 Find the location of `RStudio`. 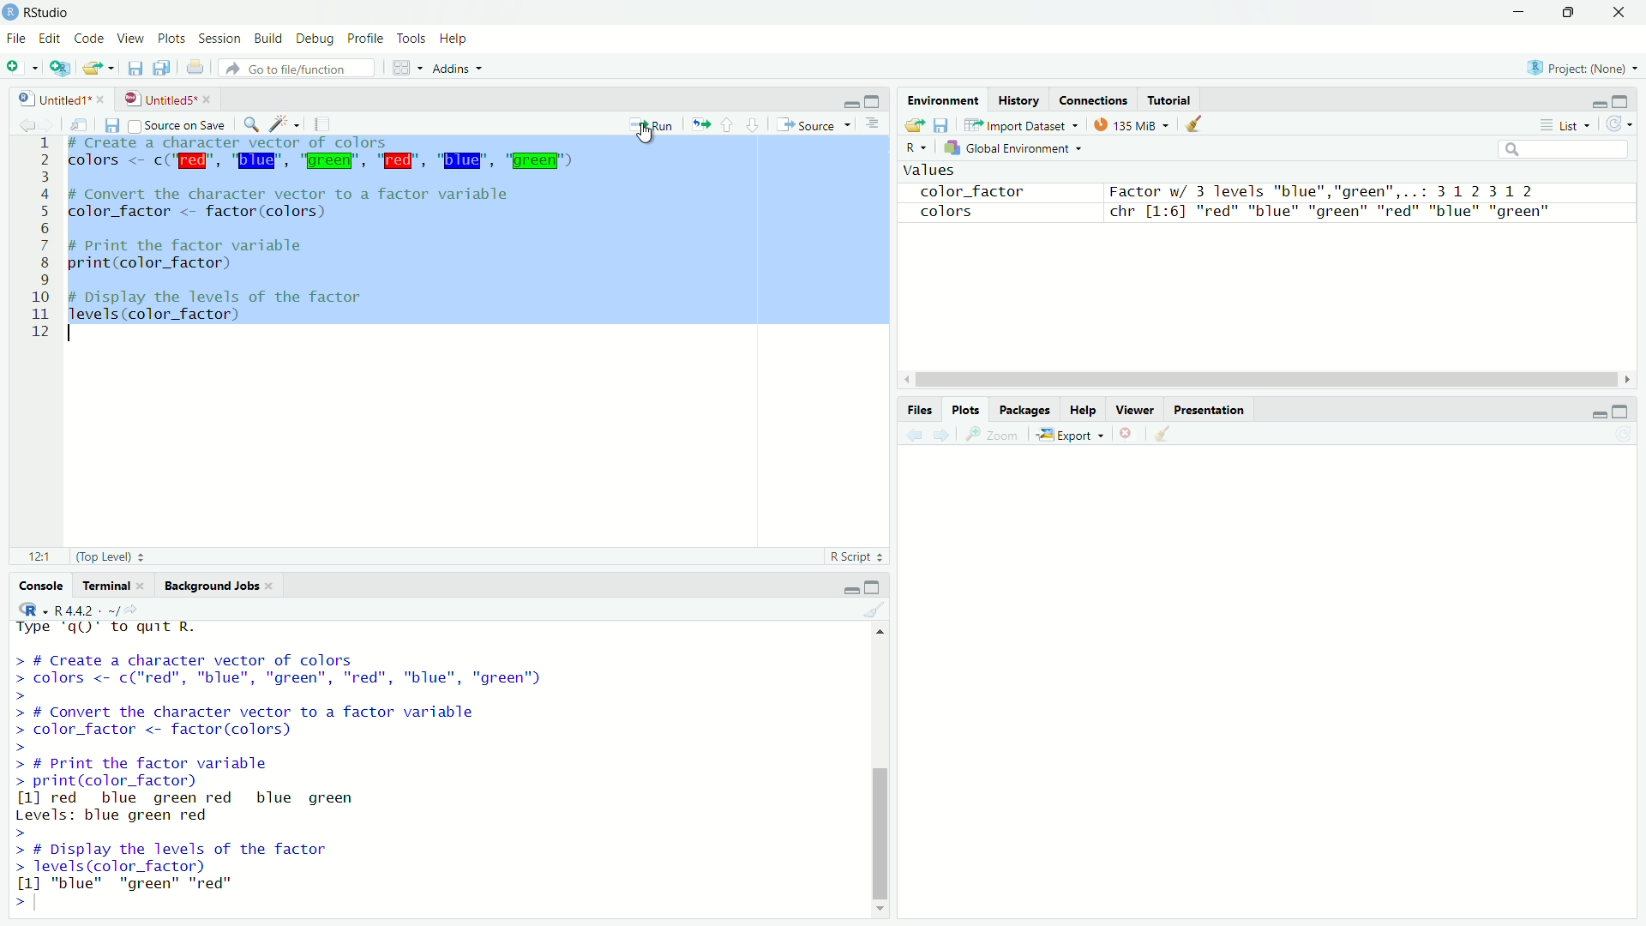

RStudio is located at coordinates (50, 11).